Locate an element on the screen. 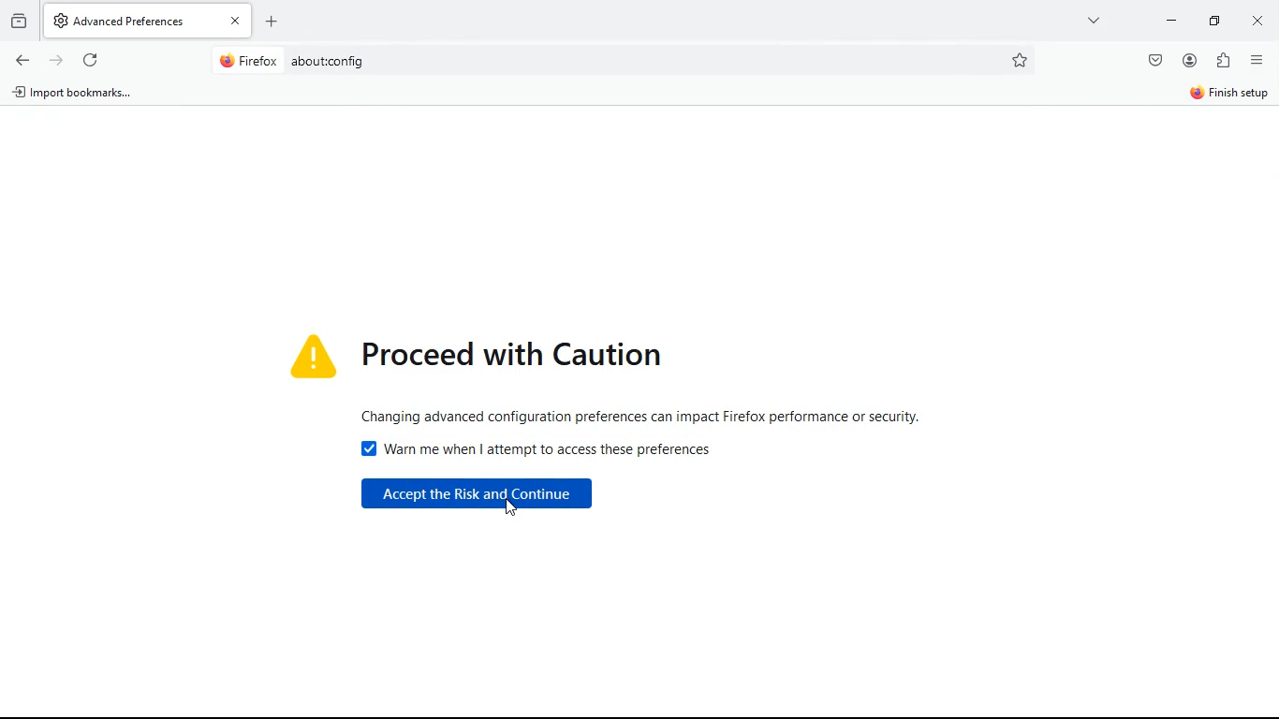  accept is located at coordinates (481, 497).